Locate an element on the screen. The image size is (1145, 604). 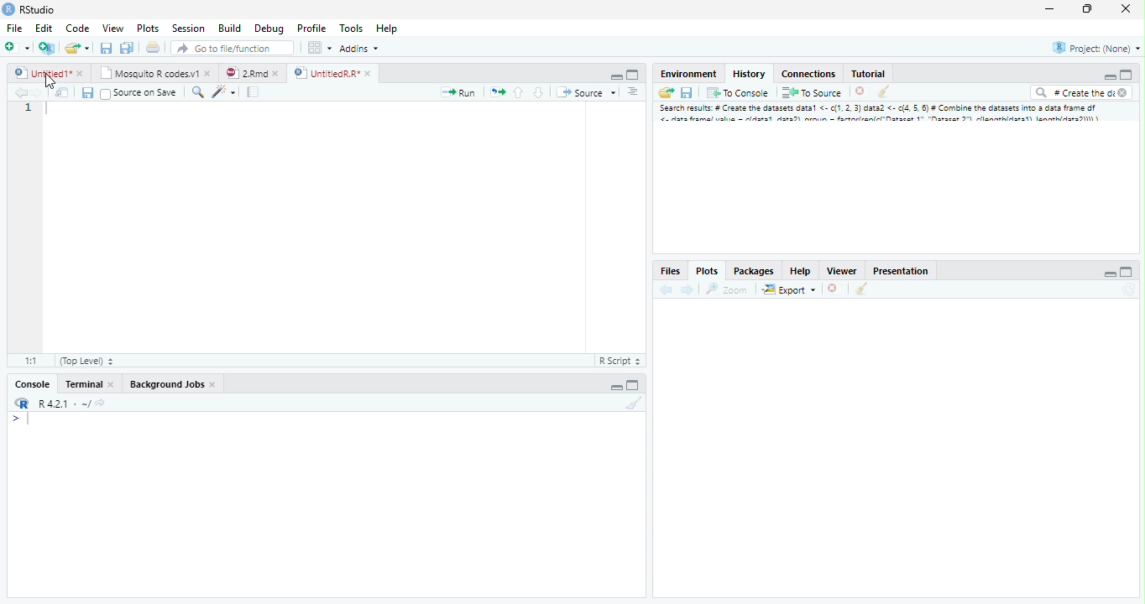
Back is located at coordinates (14, 95).